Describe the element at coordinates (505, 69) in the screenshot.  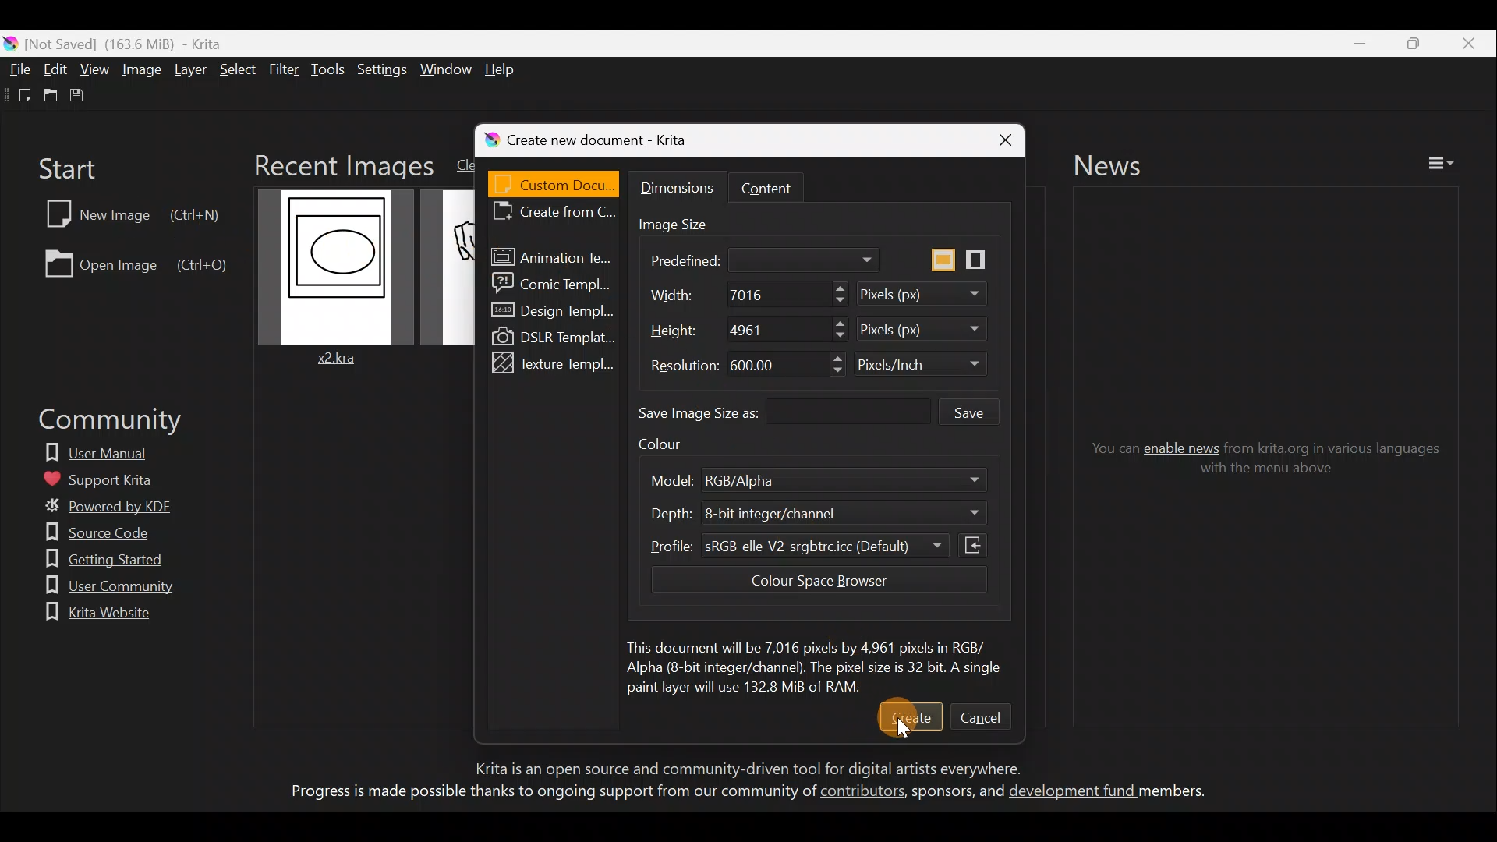
I see `Help` at that location.